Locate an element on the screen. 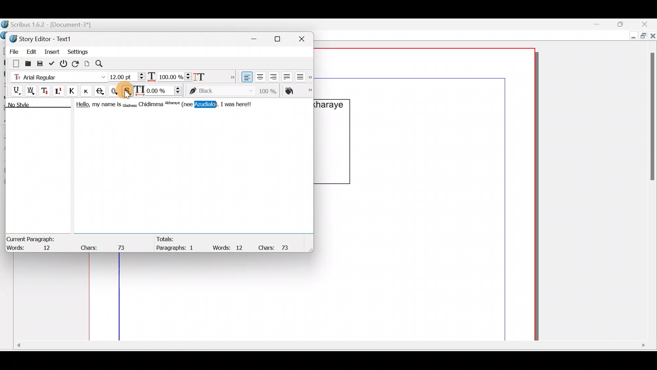  Scaling height of characters is located at coordinates (209, 75).